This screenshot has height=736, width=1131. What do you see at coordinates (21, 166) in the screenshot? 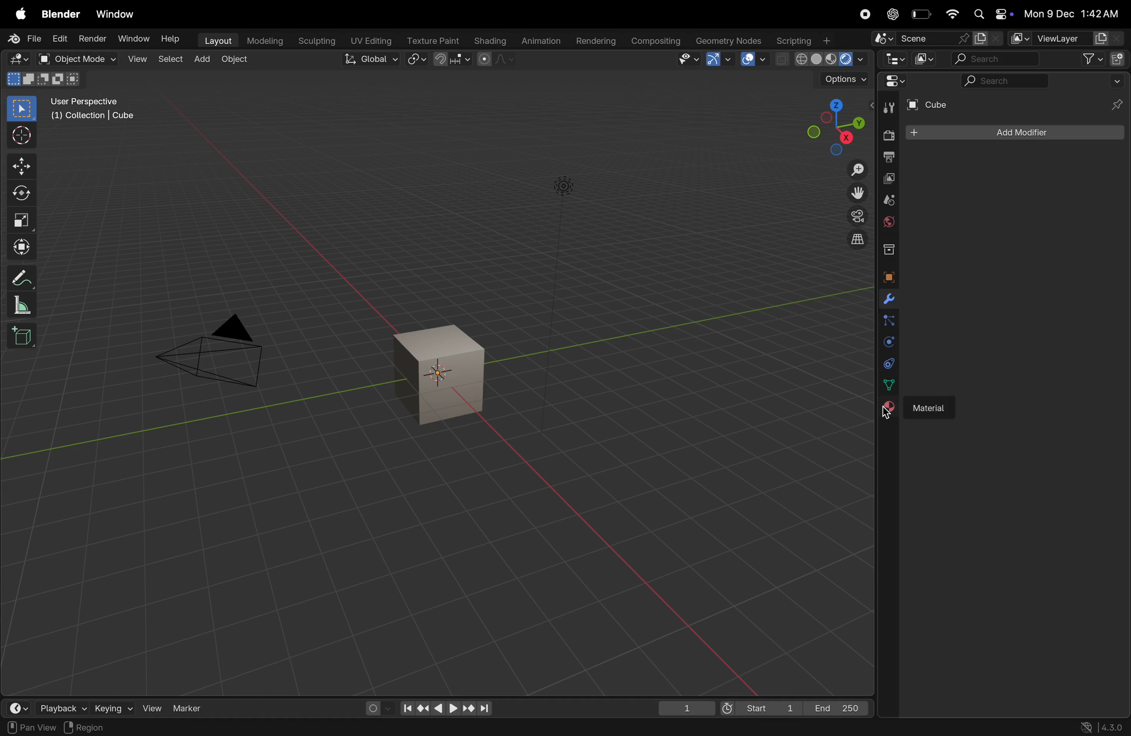
I see `move` at bounding box center [21, 166].